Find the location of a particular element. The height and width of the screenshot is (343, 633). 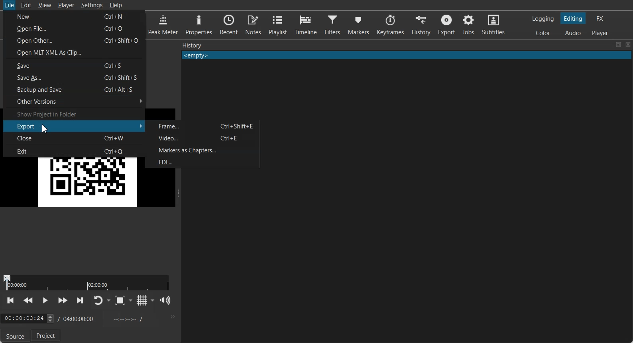

Open File is located at coordinates (37, 29).